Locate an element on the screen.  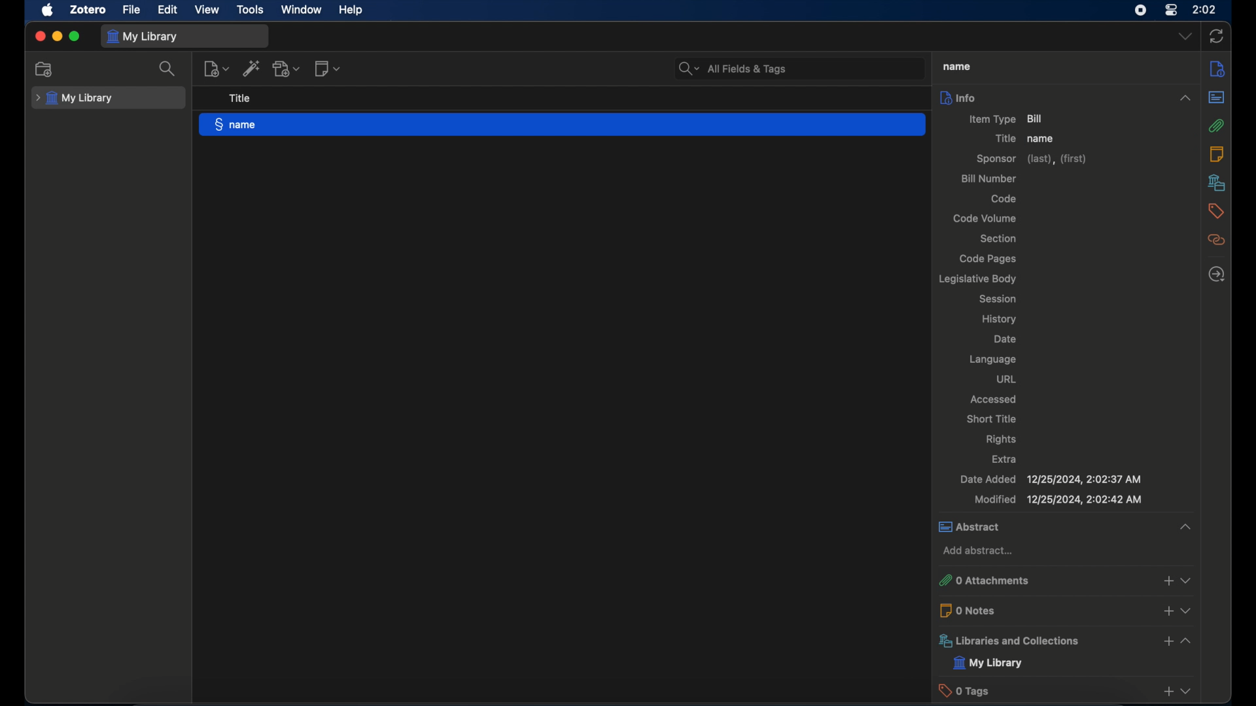
related is located at coordinates (1215, 240).